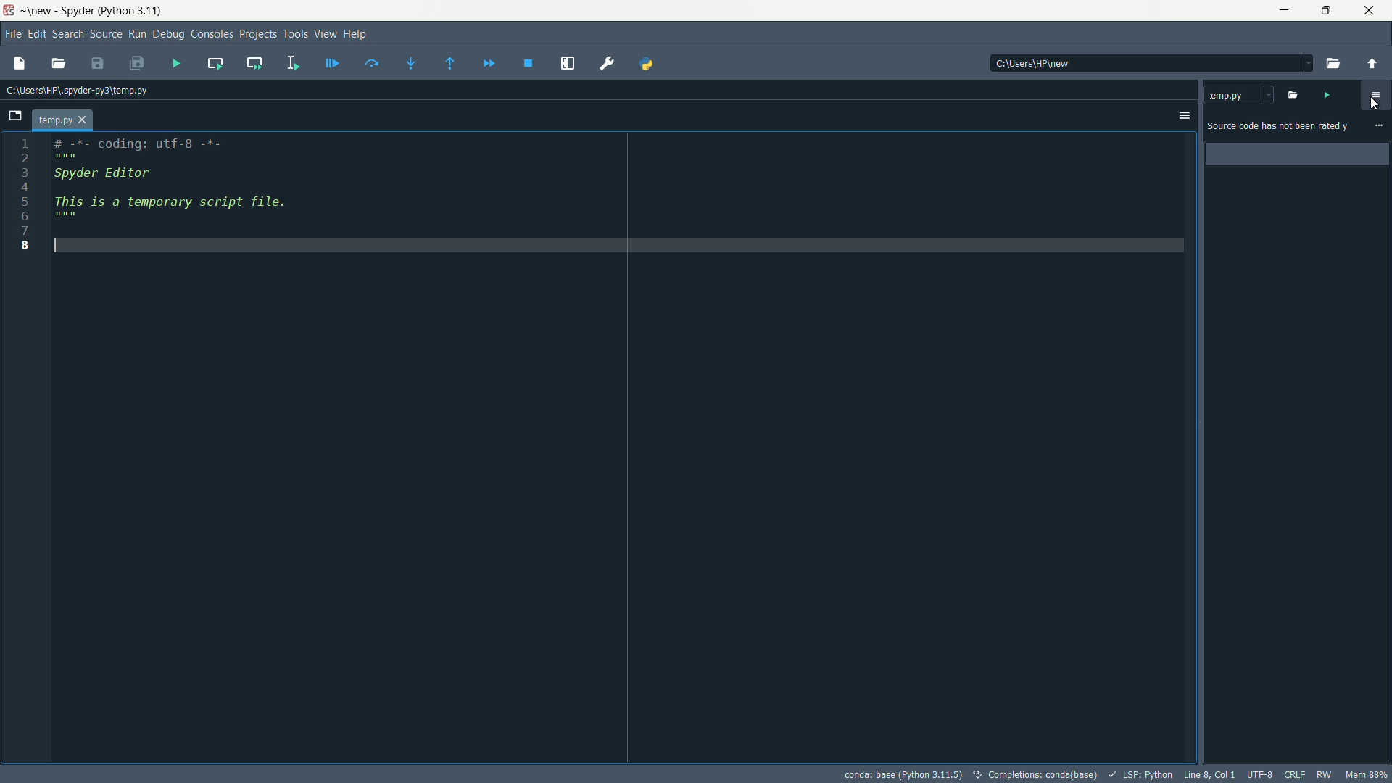 The width and height of the screenshot is (1392, 783). Describe the element at coordinates (1378, 126) in the screenshot. I see `more options` at that location.